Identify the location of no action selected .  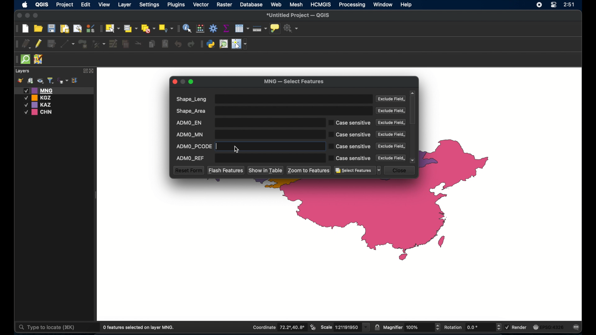
(291, 28).